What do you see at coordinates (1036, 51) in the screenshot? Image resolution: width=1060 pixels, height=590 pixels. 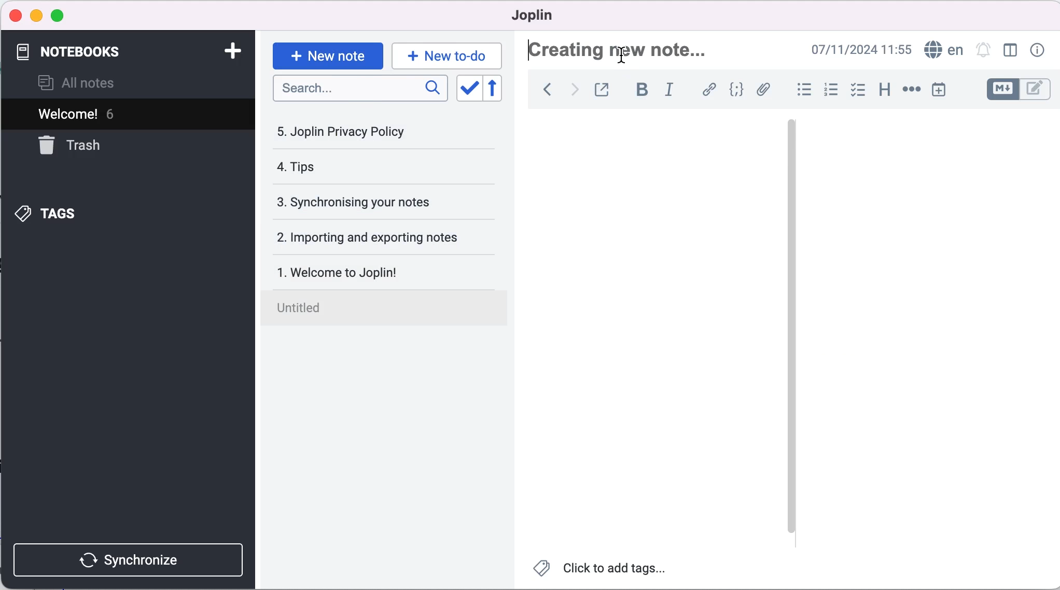 I see `note properties` at bounding box center [1036, 51].